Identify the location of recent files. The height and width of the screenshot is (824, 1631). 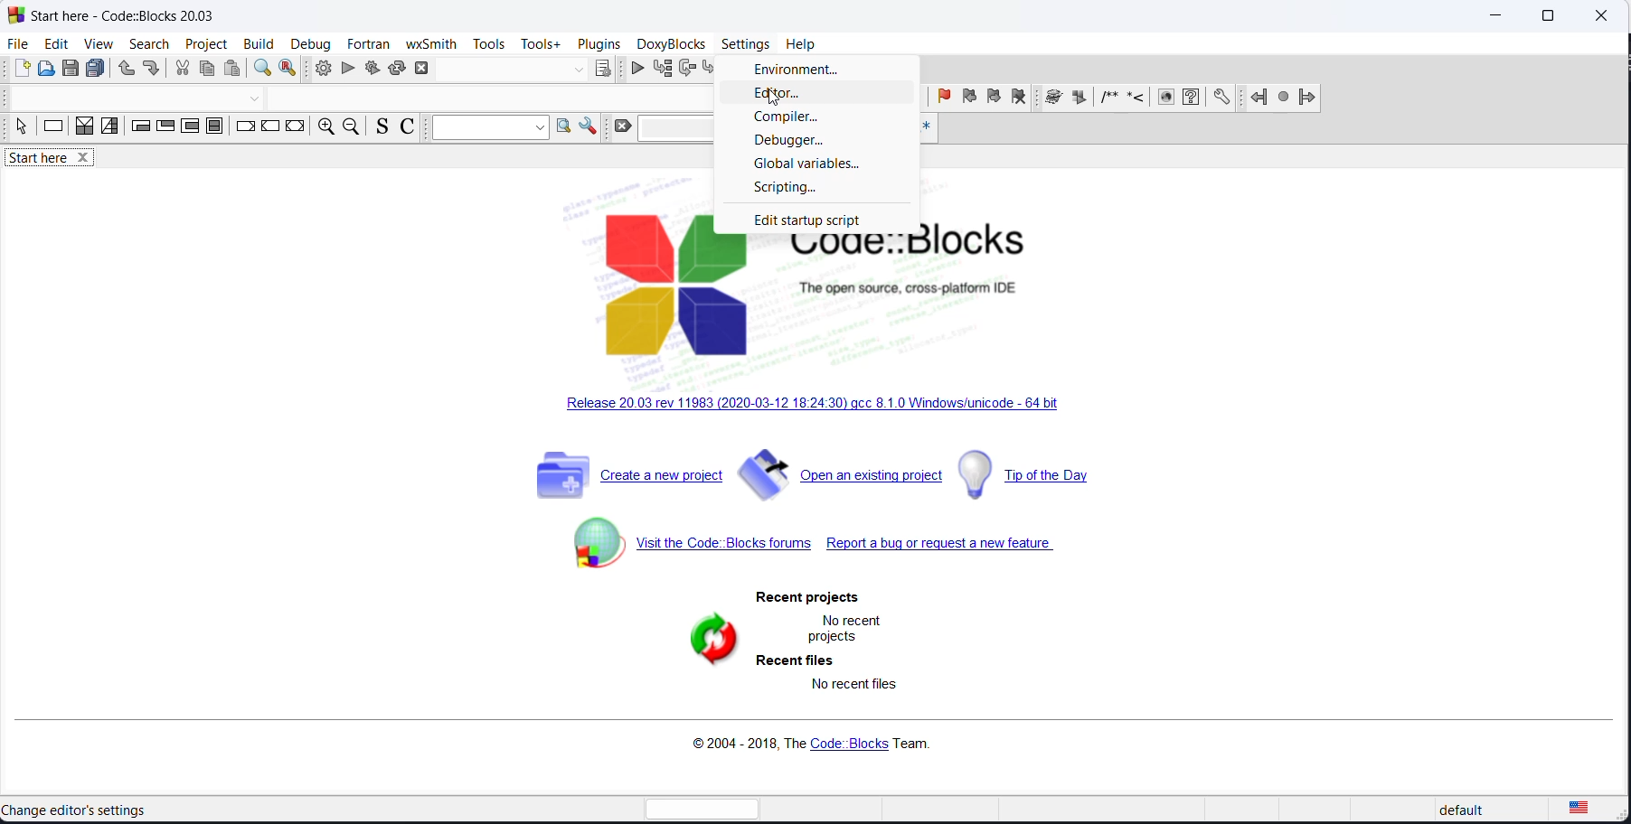
(805, 658).